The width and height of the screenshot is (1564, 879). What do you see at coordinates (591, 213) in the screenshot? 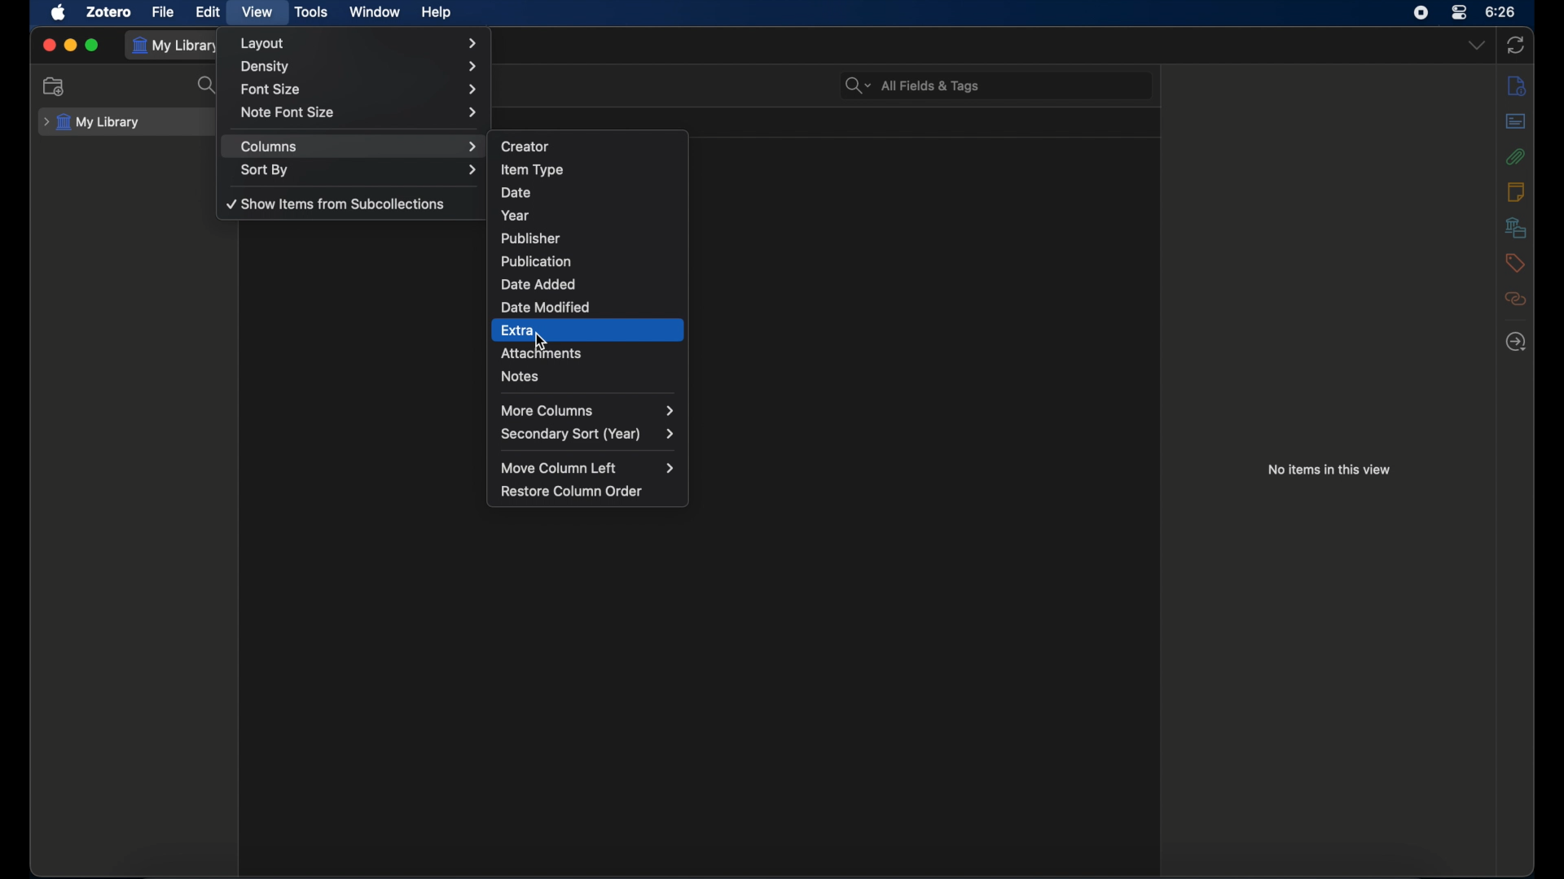
I see `year` at bounding box center [591, 213].